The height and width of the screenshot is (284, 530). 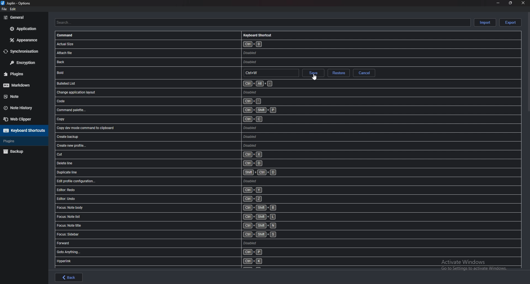 I want to click on Note history, so click(x=23, y=108).